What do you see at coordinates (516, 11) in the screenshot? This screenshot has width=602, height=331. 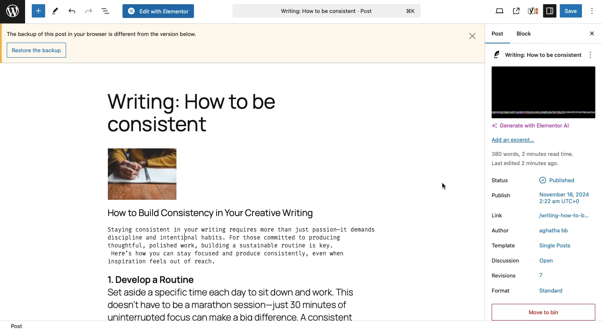 I see `View post` at bounding box center [516, 11].